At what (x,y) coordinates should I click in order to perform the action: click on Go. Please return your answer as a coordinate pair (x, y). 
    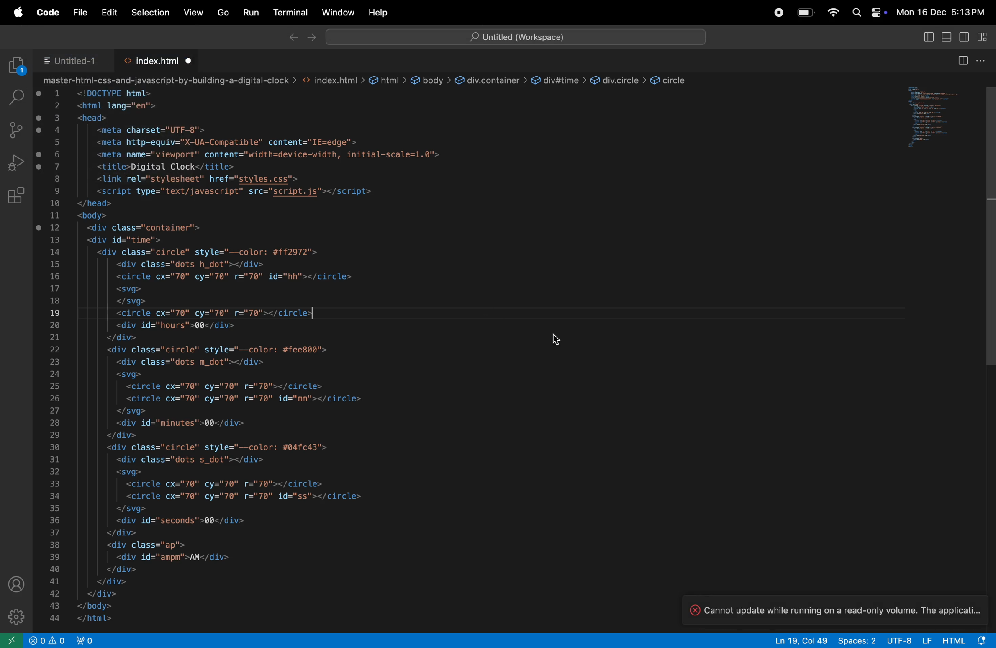
    Looking at the image, I should click on (223, 11).